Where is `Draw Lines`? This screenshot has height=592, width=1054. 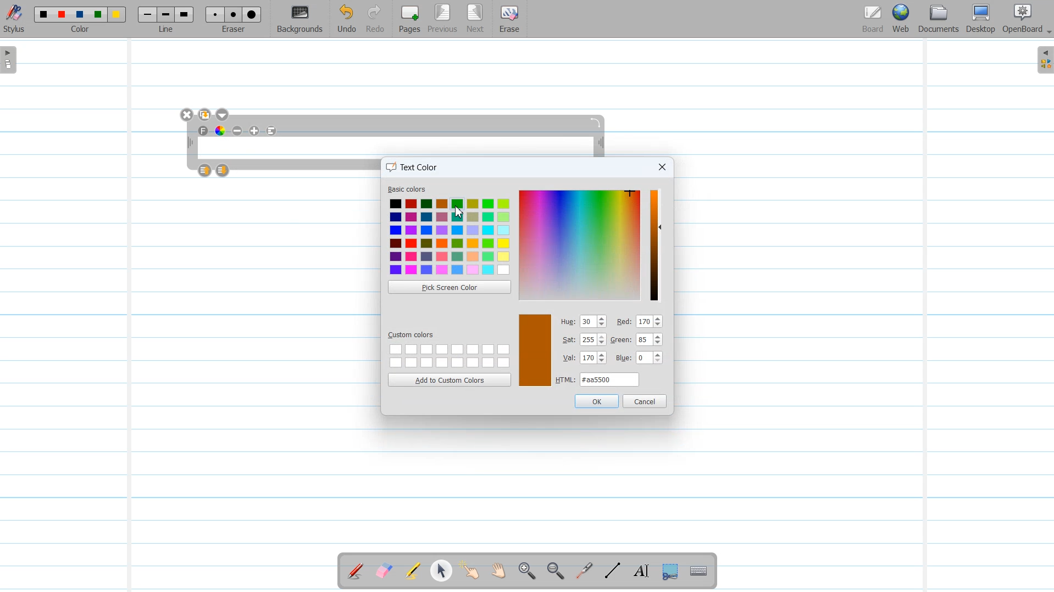 Draw Lines is located at coordinates (612, 571).